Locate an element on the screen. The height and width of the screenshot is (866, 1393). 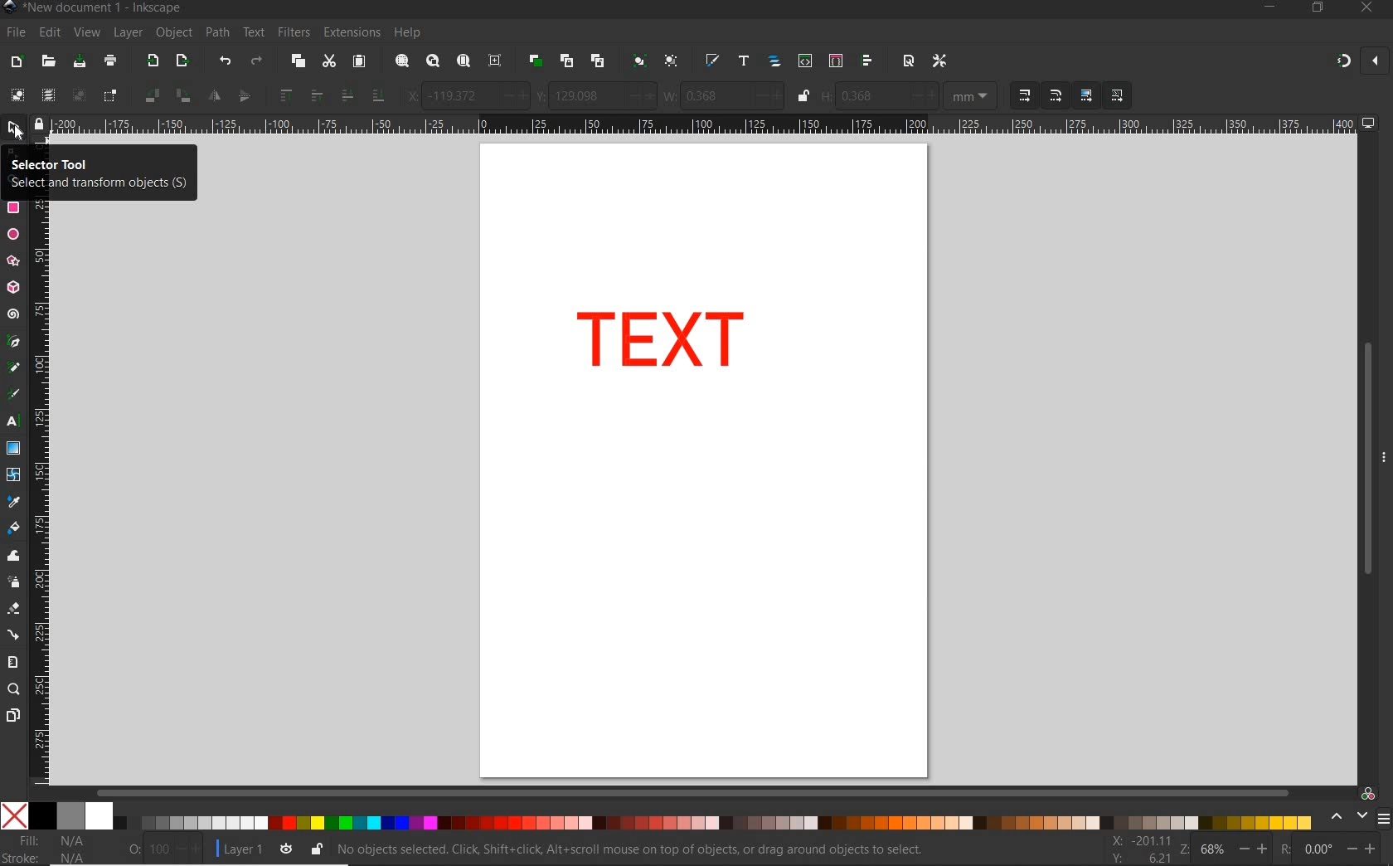
MOVE PATTERNS is located at coordinates (1116, 96).